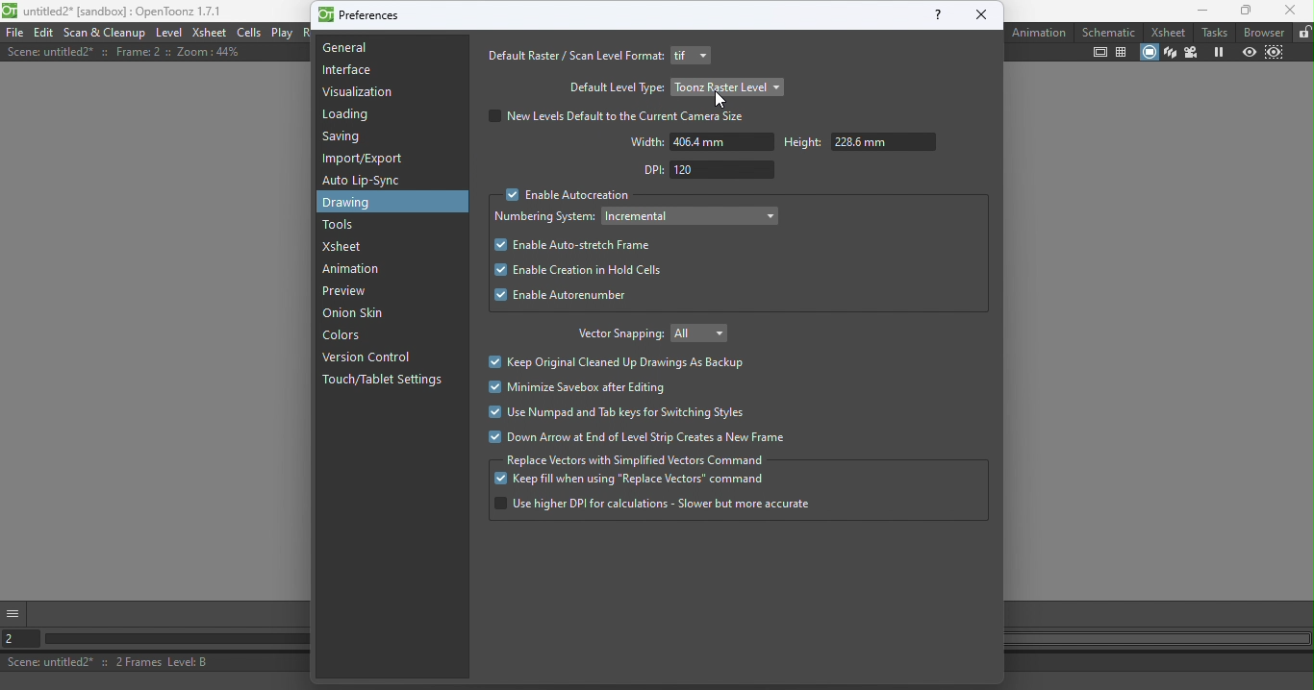 Image resolution: width=1314 pixels, height=690 pixels. What do you see at coordinates (114, 11) in the screenshot?
I see `untitled2* [sandbox] : OpenToonz 1.7.1` at bounding box center [114, 11].